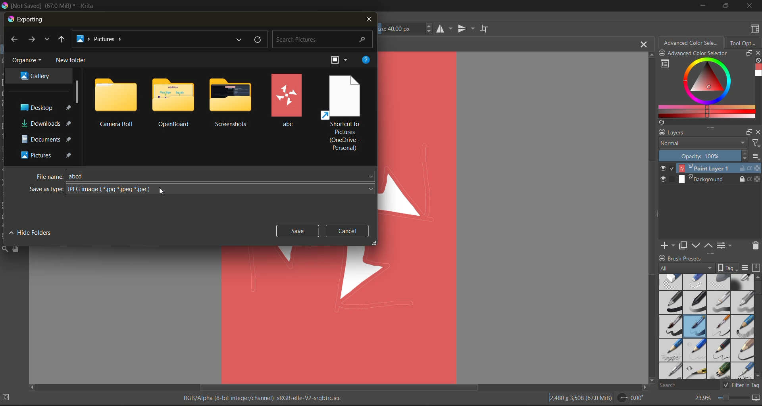 The height and width of the screenshot is (406, 762). What do you see at coordinates (116, 102) in the screenshot?
I see `folders and files` at bounding box center [116, 102].